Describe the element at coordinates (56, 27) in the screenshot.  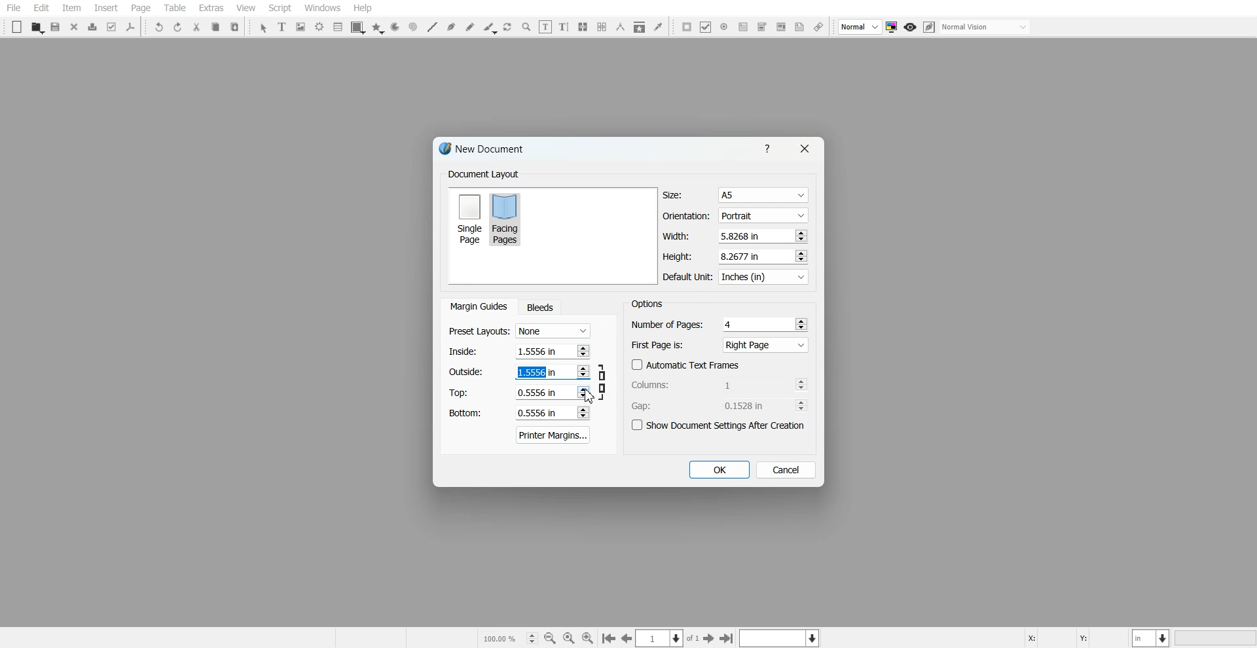
I see `Save` at that location.